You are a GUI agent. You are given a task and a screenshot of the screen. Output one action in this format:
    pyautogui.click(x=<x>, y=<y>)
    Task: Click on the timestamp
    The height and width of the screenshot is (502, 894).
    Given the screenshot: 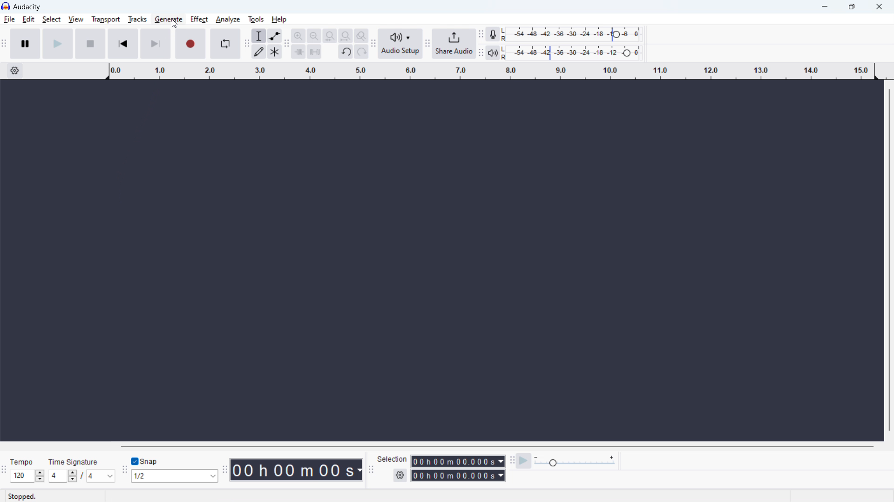 What is the action you would take?
    pyautogui.click(x=298, y=470)
    